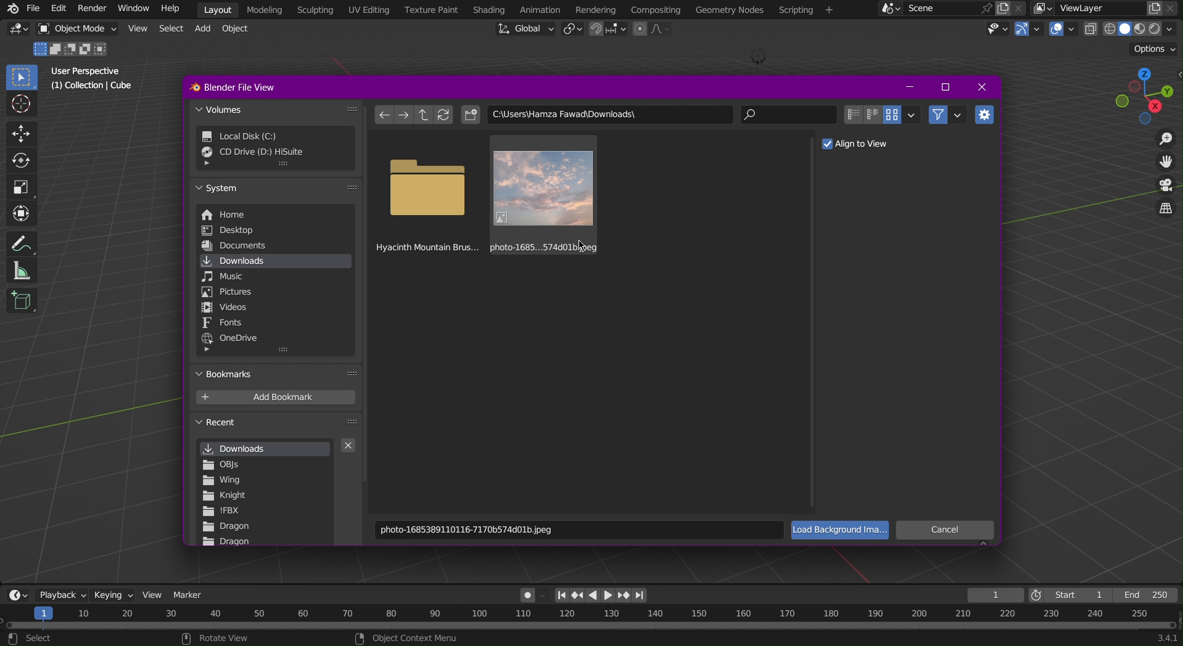 The image size is (1183, 646). What do you see at coordinates (805, 11) in the screenshot?
I see `Scripting` at bounding box center [805, 11].